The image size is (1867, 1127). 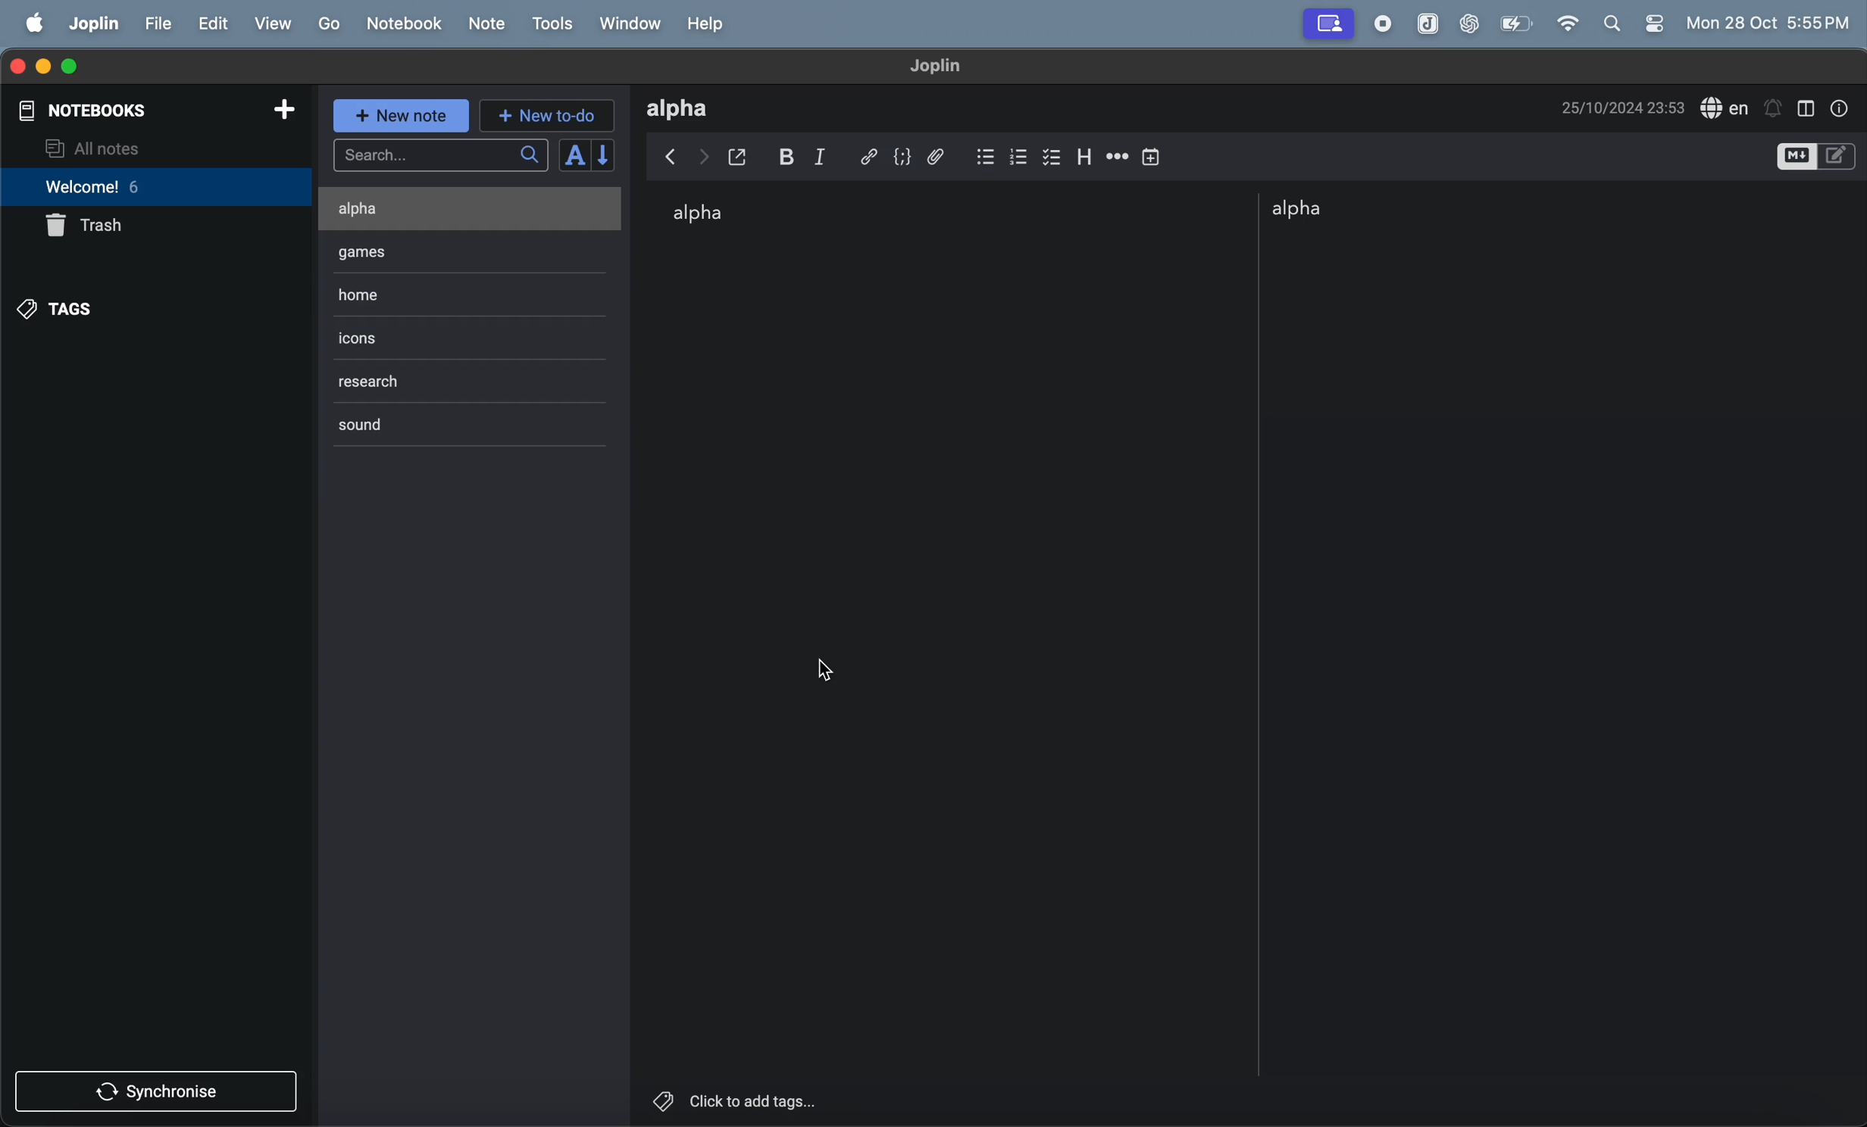 I want to click on All notes, so click(x=152, y=148).